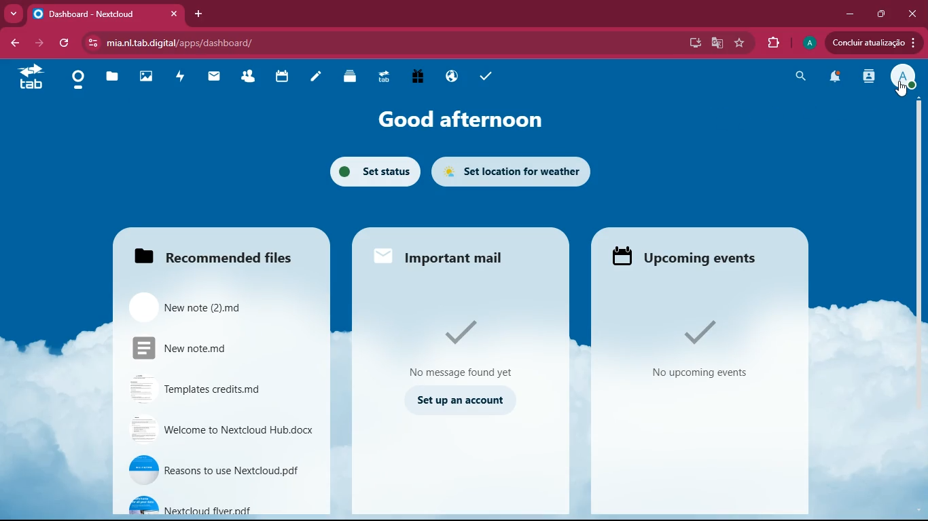  What do you see at coordinates (244, 78) in the screenshot?
I see `friends` at bounding box center [244, 78].